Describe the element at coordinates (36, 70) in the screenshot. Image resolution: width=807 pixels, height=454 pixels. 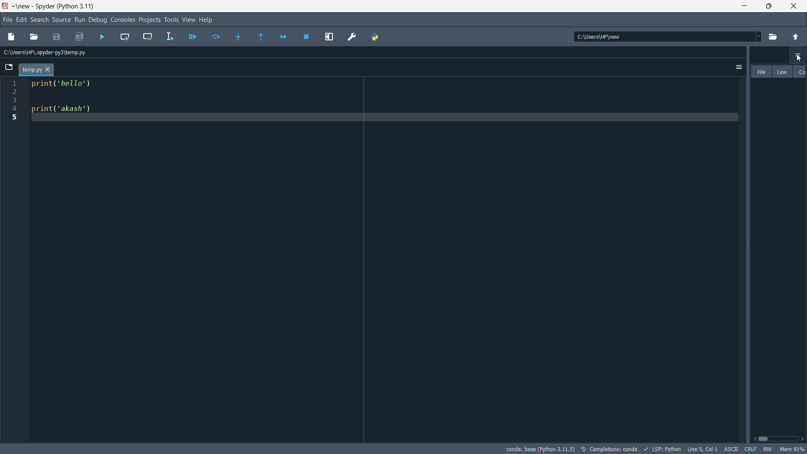
I see `file tab` at that location.